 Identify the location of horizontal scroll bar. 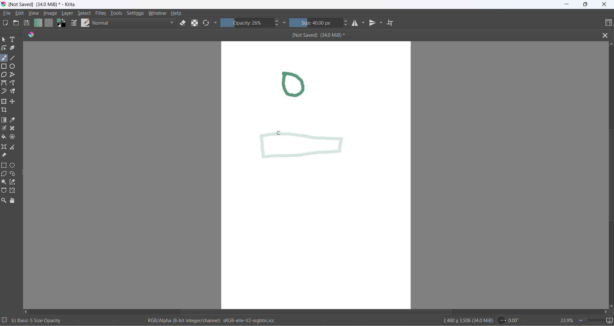
(318, 312).